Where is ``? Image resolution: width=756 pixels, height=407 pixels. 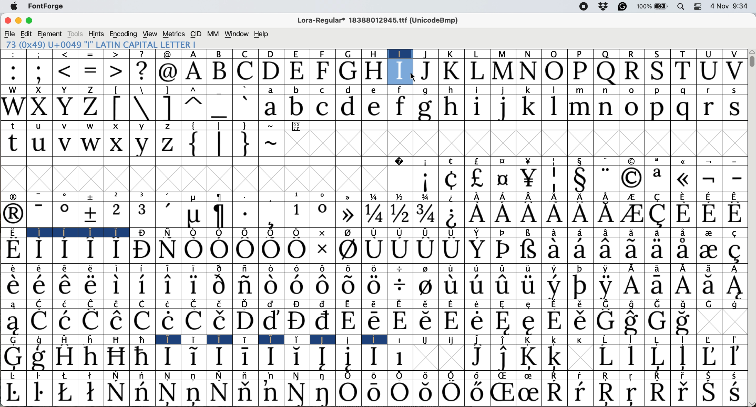  is located at coordinates (751, 51).